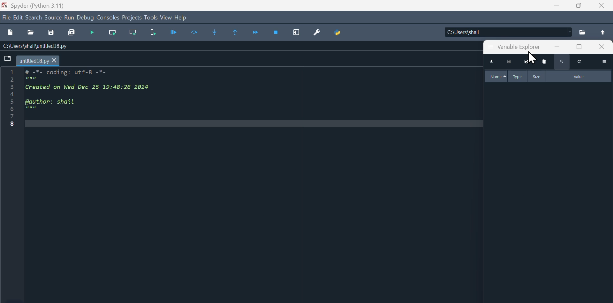  Describe the element at coordinates (137, 97) in the screenshot. I see `# -*- coding: utf-8 -*-
Created on Wed Dec 25 19:48:26 2024
@author: shail` at that location.